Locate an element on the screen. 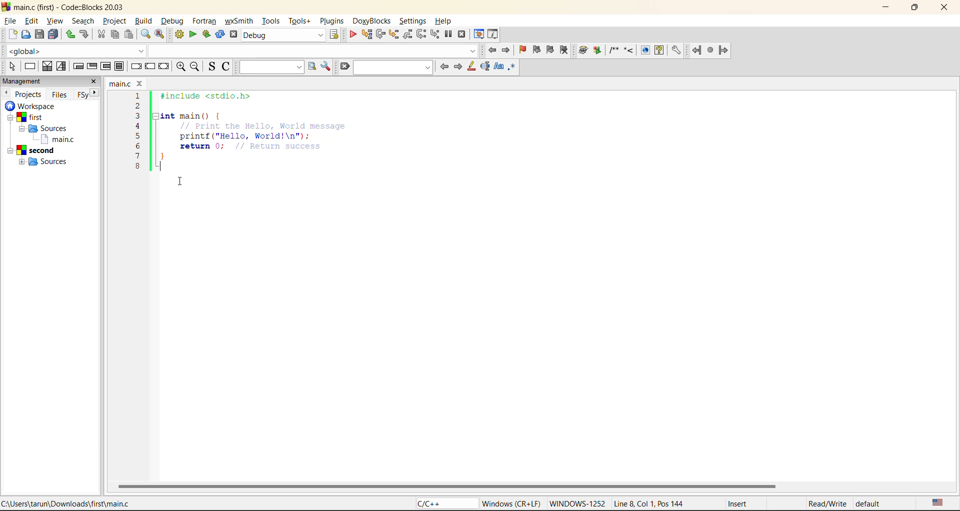  break debugger is located at coordinates (448, 34).